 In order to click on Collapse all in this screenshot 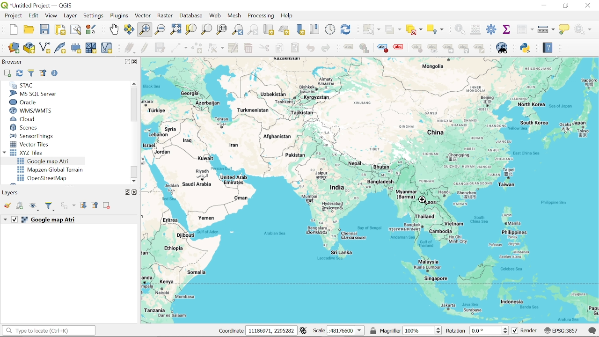, I will do `click(43, 73)`.